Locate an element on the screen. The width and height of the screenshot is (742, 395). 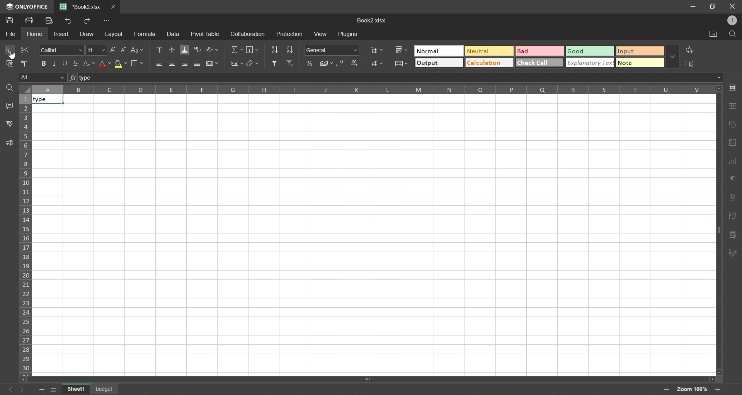
sheet names is located at coordinates (91, 388).